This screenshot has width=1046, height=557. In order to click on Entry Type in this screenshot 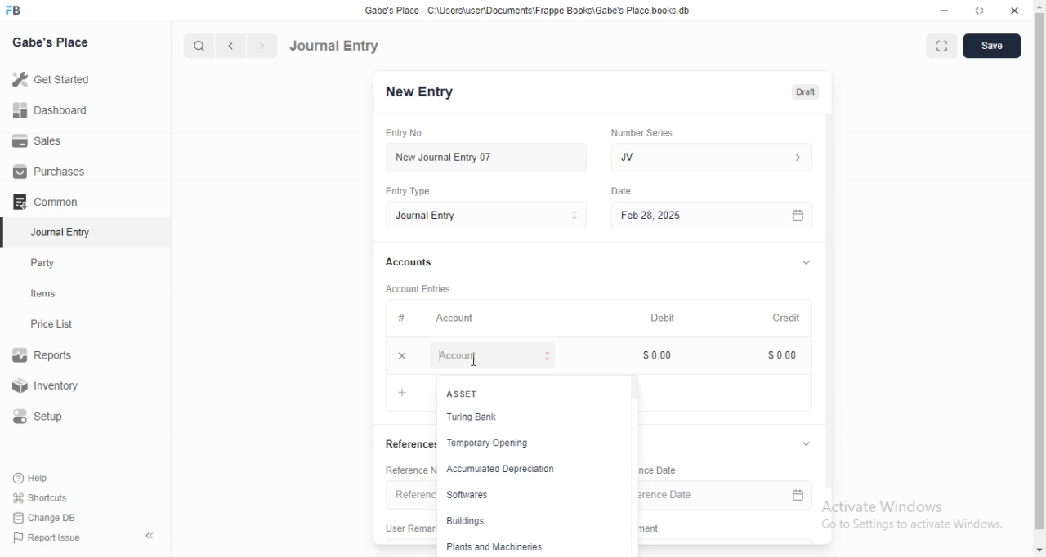, I will do `click(416, 191)`.